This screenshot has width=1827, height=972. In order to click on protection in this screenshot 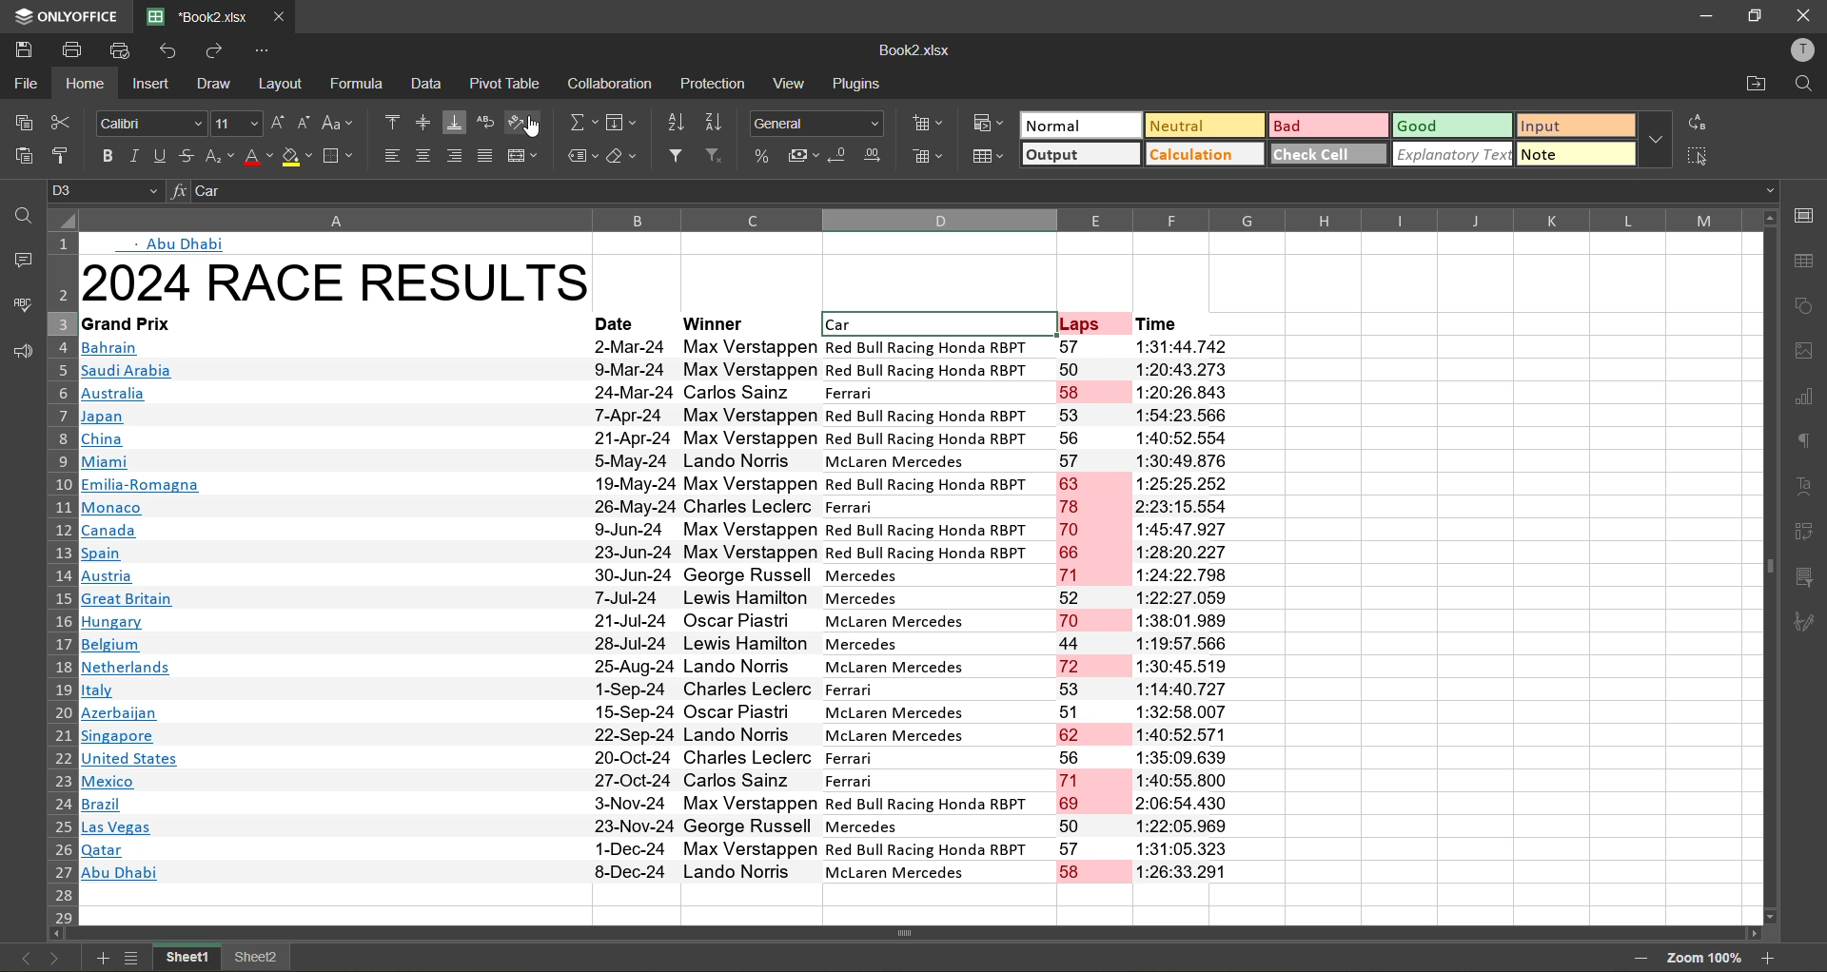, I will do `click(715, 86)`.